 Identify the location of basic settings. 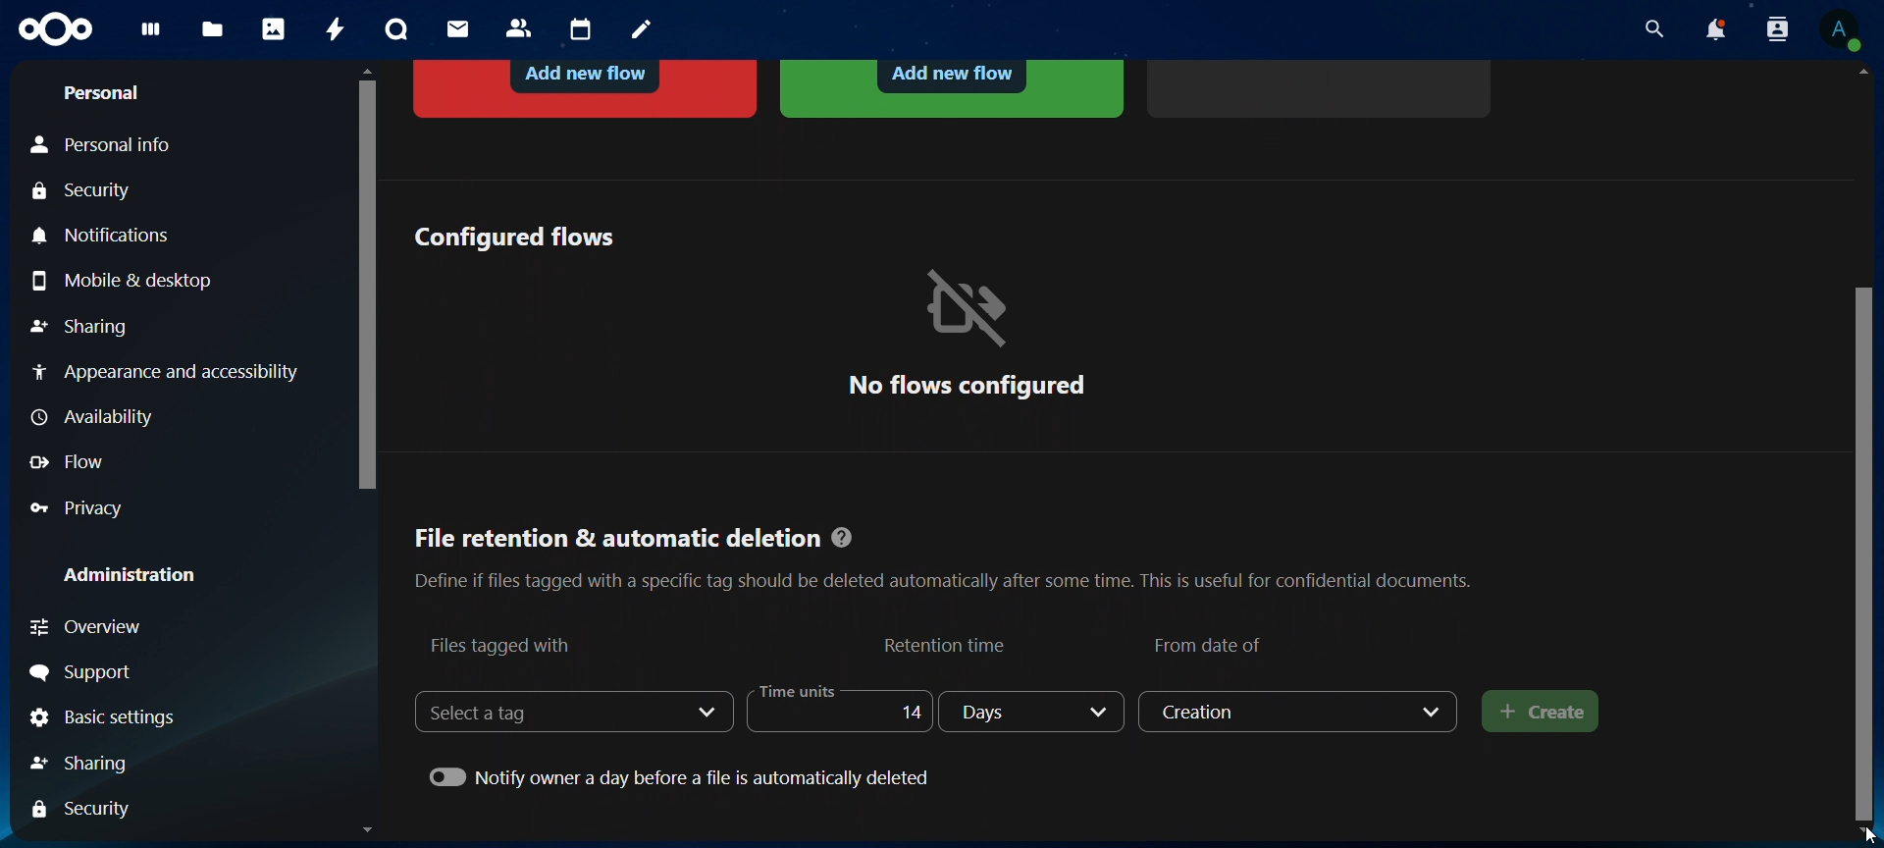
(105, 719).